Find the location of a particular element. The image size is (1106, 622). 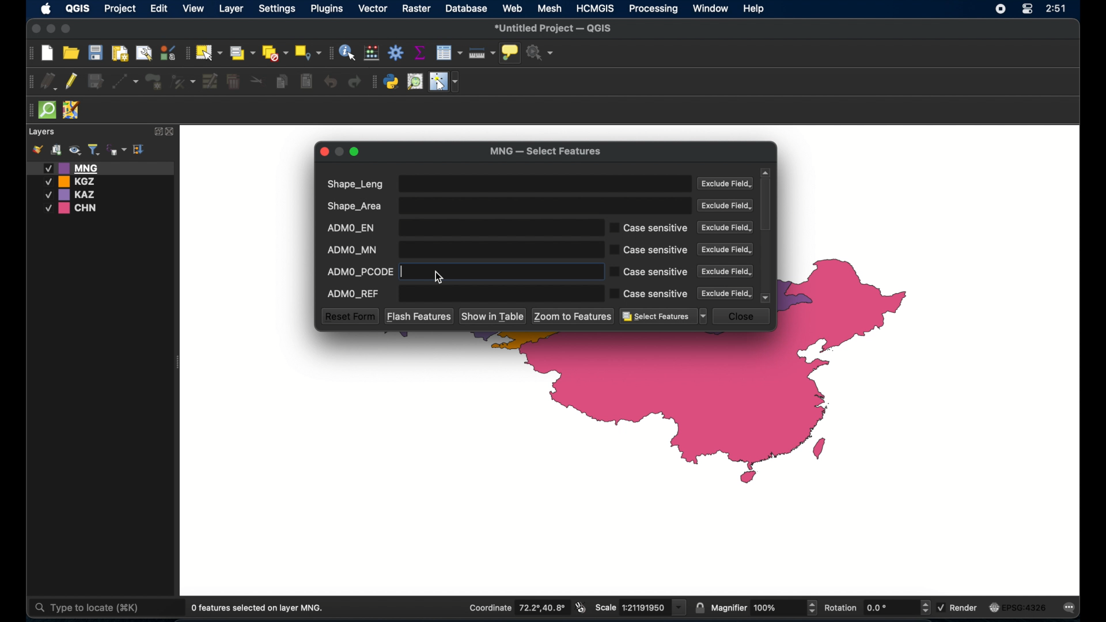

edit is located at coordinates (159, 9).